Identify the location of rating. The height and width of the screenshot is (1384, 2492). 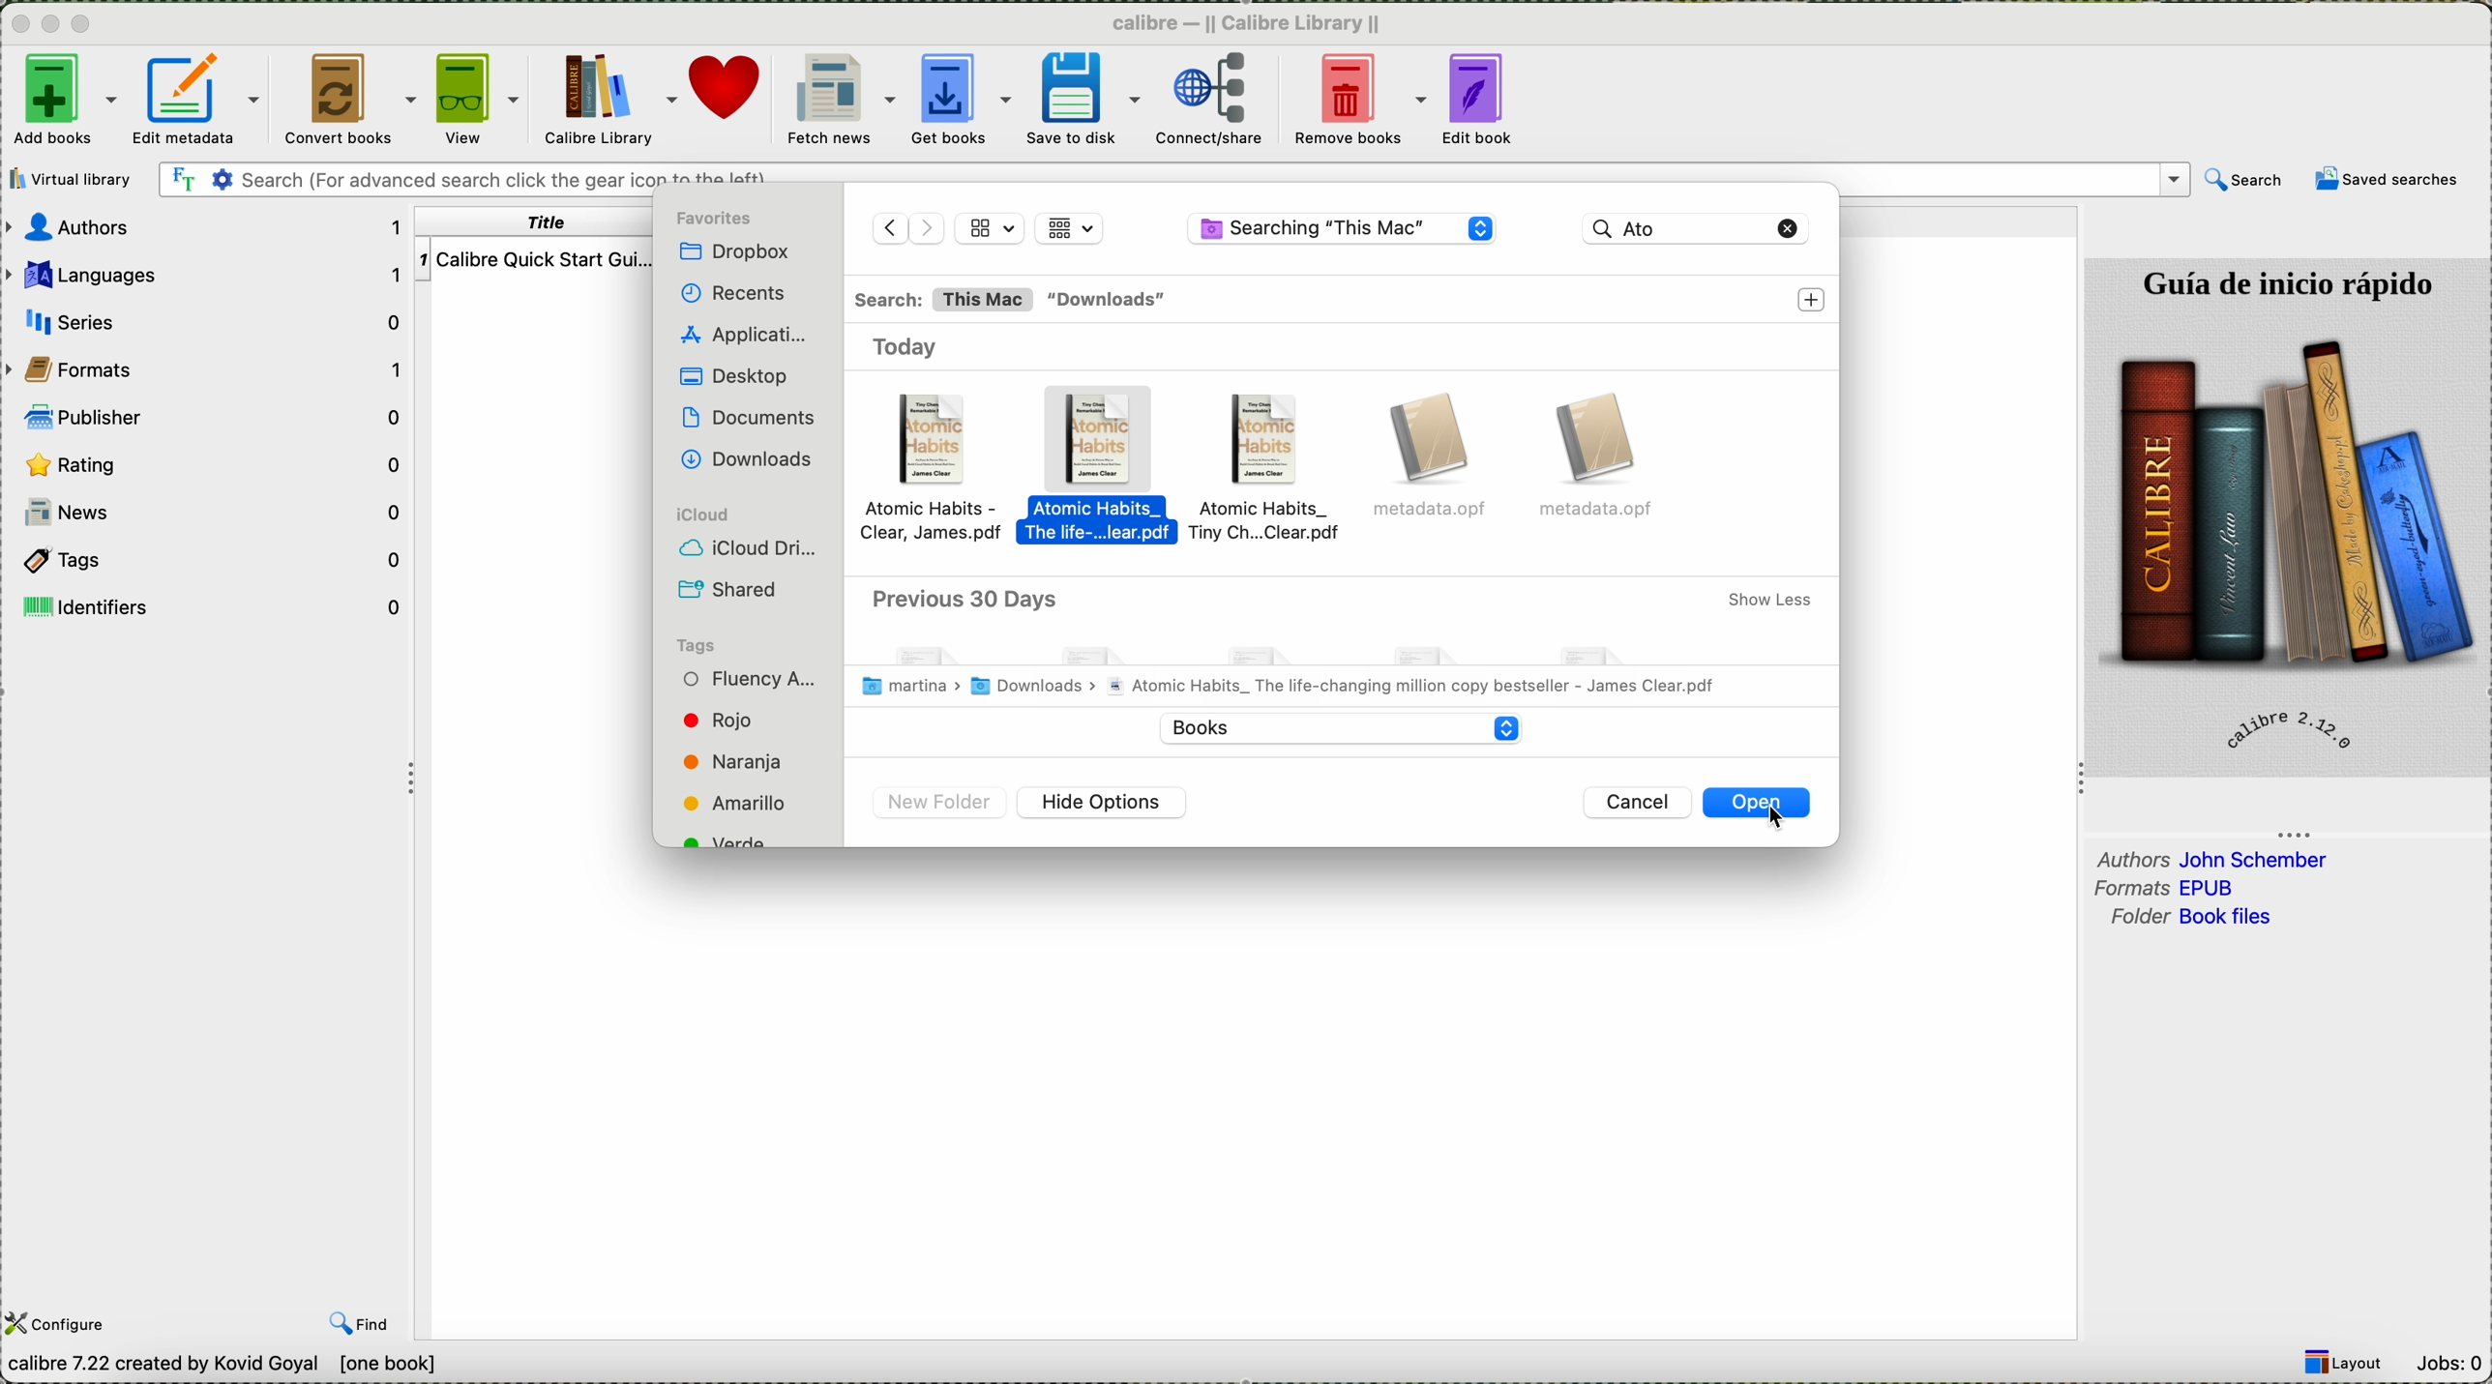
(210, 466).